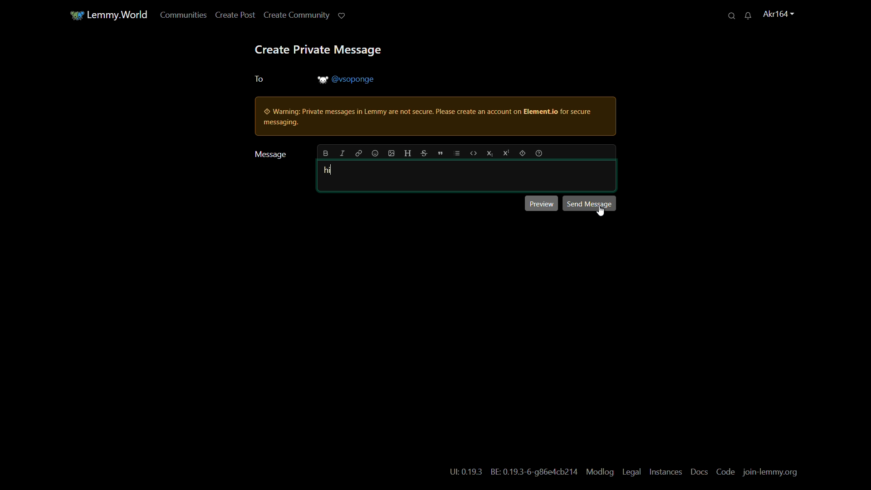 The height and width of the screenshot is (490, 871). Describe the element at coordinates (514, 472) in the screenshot. I see `text` at that location.